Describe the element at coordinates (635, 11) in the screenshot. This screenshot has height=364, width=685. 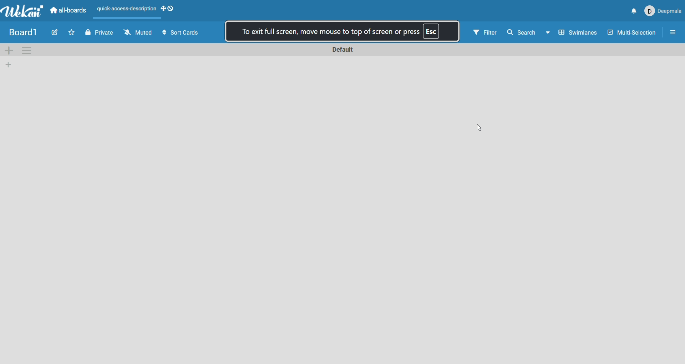
I see `notify` at that location.